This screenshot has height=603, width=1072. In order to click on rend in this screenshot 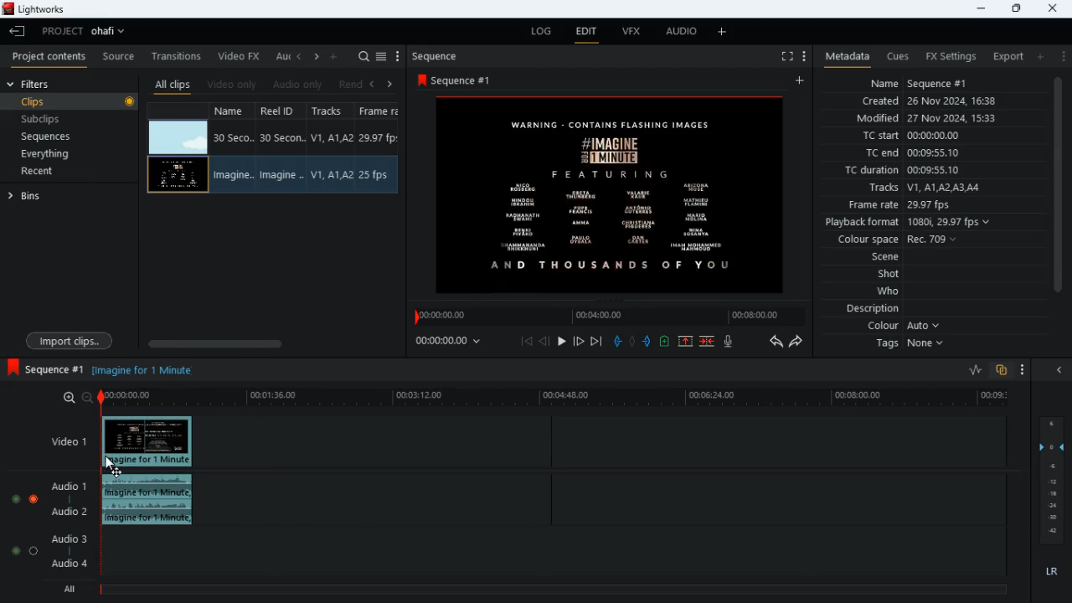, I will do `click(352, 84)`.